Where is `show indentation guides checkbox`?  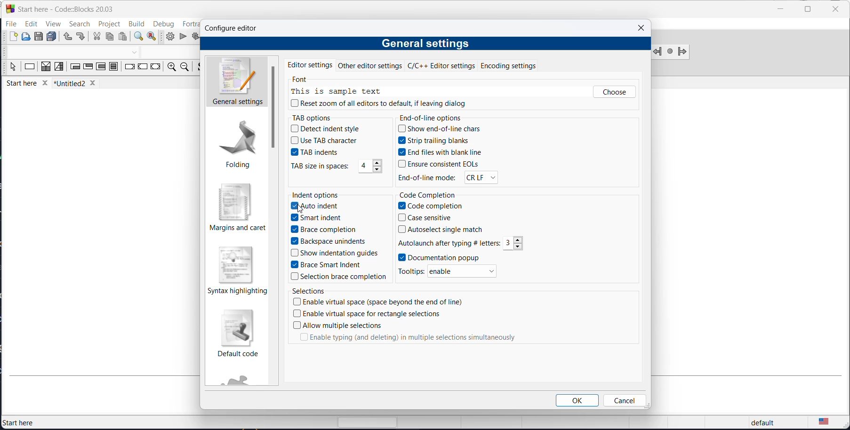 show indentation guides checkbox is located at coordinates (336, 254).